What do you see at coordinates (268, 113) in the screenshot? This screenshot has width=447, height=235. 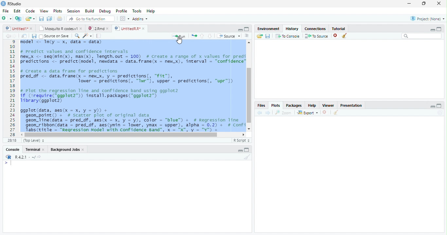 I see `Next` at bounding box center [268, 113].